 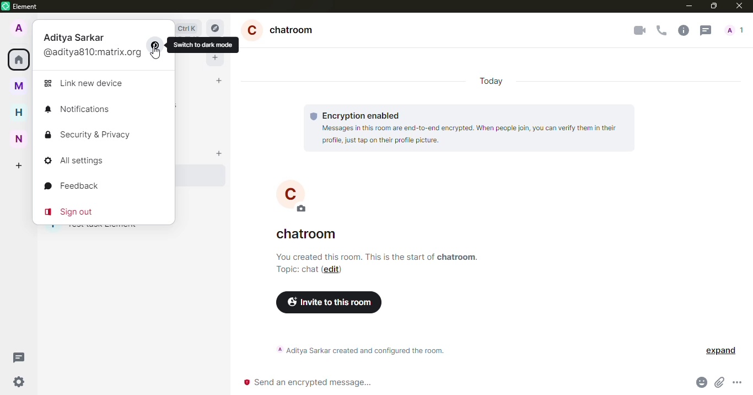 I want to click on C, so click(x=298, y=196).